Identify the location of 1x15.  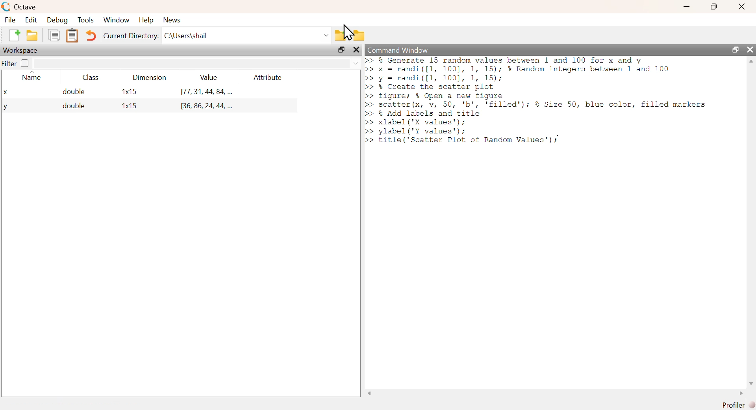
(129, 105).